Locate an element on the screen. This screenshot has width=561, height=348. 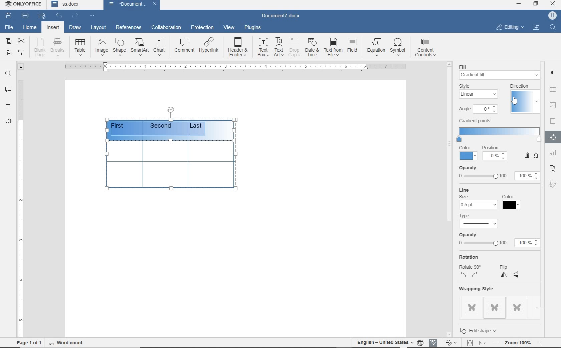
text art is located at coordinates (554, 170).